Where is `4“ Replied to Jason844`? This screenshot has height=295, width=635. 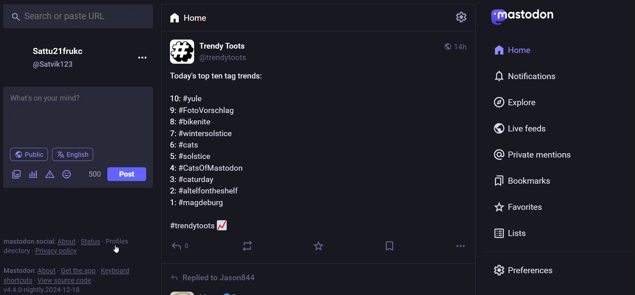 4“ Replied to Jason844 is located at coordinates (226, 278).